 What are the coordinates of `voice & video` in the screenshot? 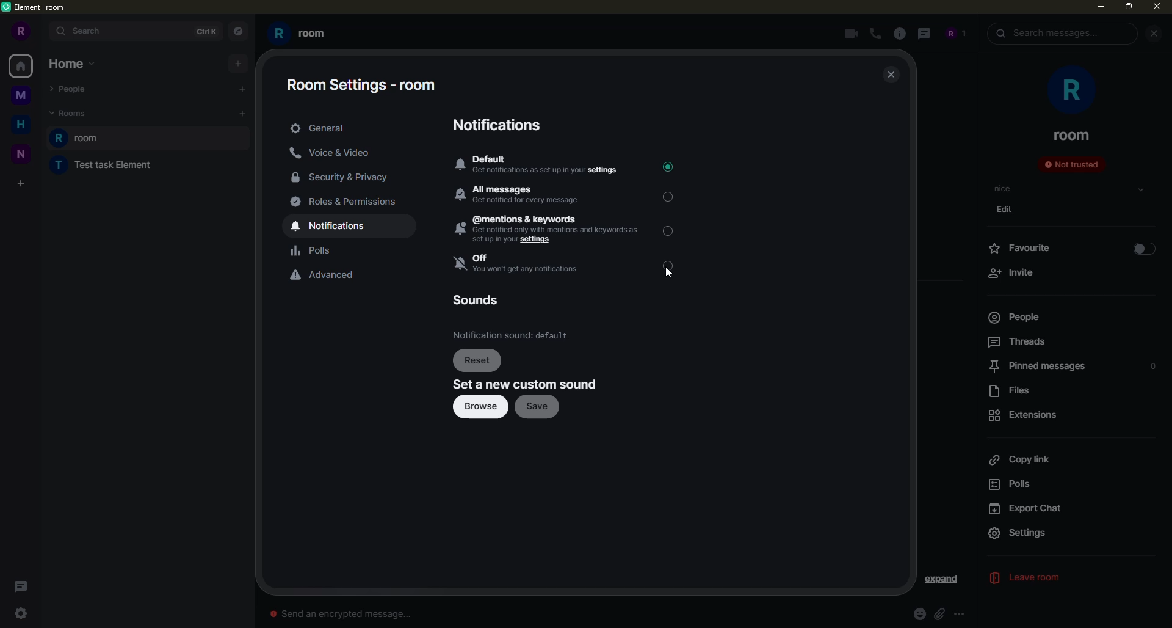 It's located at (330, 153).